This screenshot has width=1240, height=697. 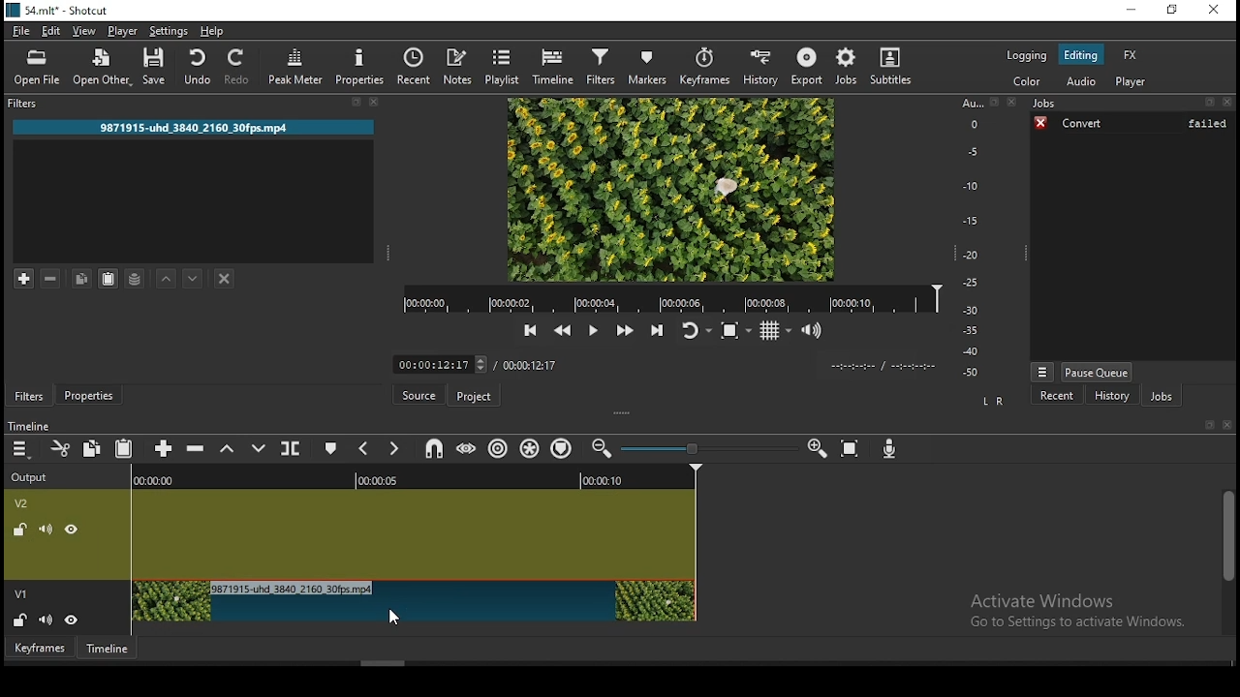 What do you see at coordinates (475, 397) in the screenshot?
I see `project` at bounding box center [475, 397].